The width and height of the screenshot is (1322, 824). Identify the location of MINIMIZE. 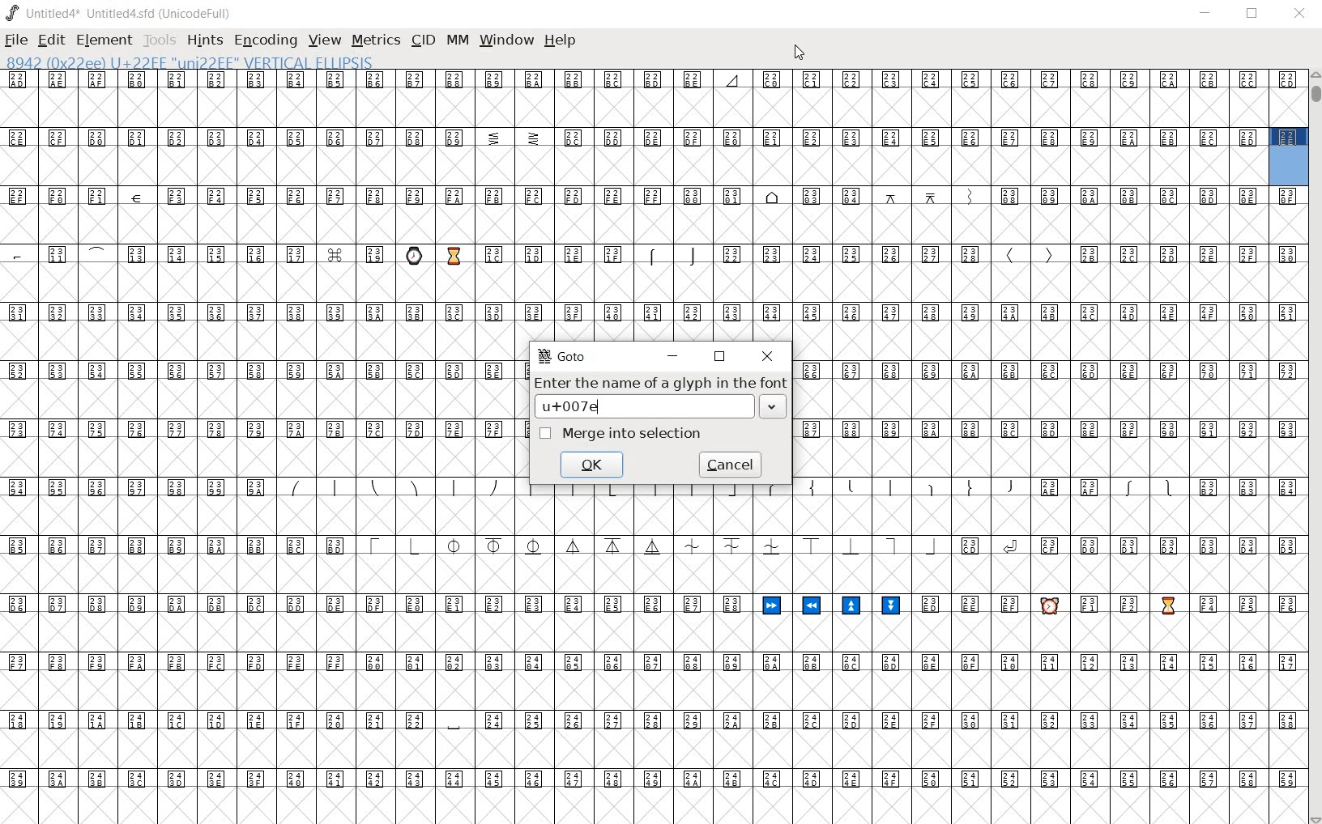
(1208, 15).